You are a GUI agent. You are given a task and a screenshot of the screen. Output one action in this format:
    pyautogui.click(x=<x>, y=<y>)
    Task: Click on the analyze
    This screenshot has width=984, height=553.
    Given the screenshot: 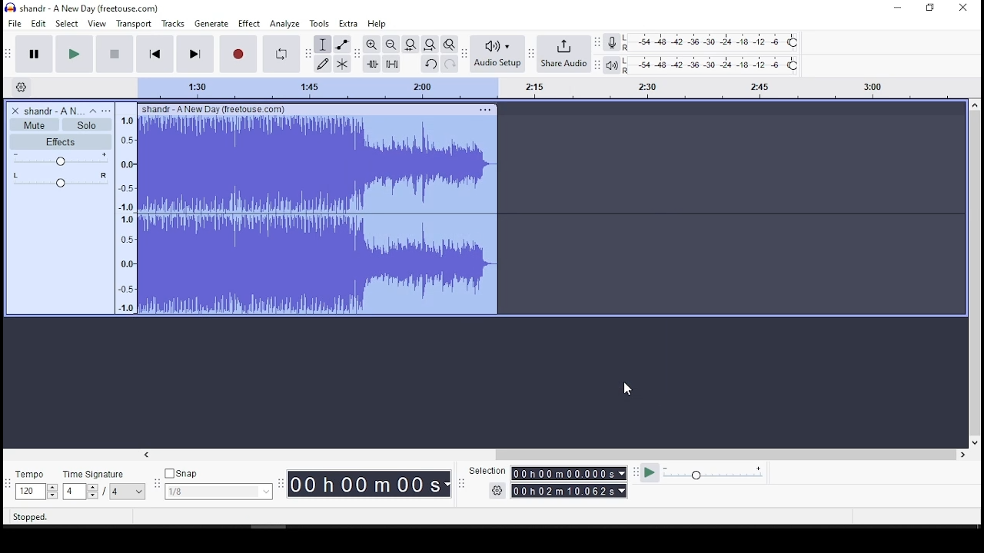 What is the action you would take?
    pyautogui.click(x=285, y=23)
    